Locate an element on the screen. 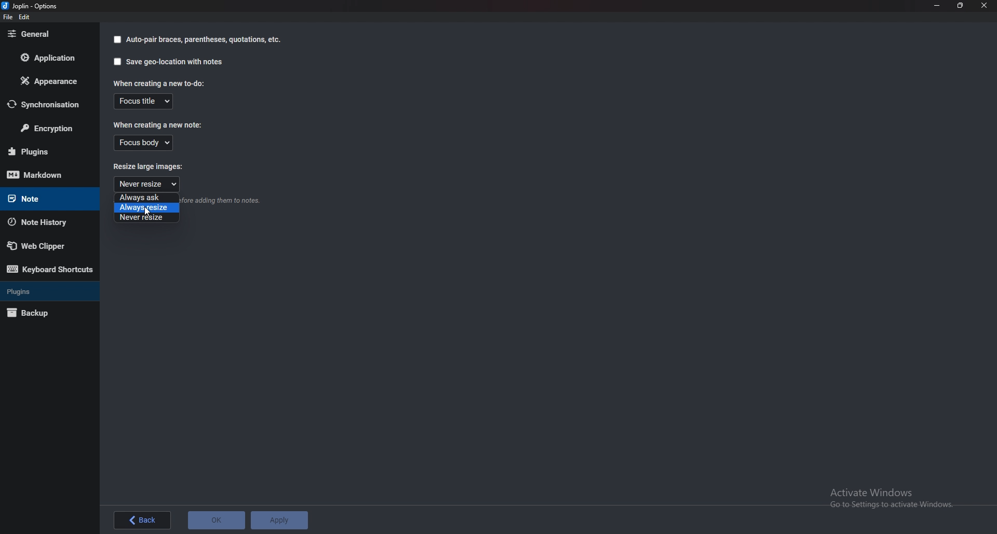  Apply is located at coordinates (279, 521).